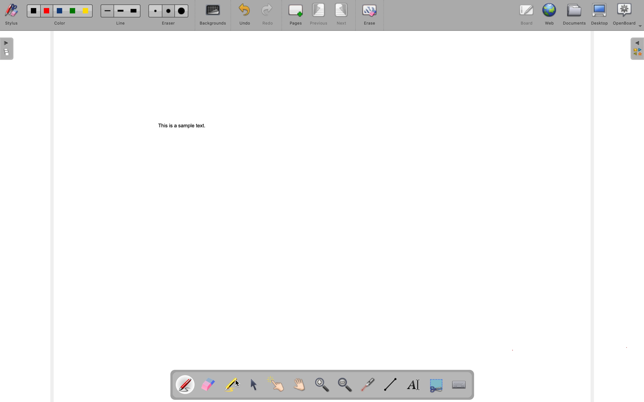 Image resolution: width=644 pixels, height=402 pixels. I want to click on Color 4, so click(73, 11).